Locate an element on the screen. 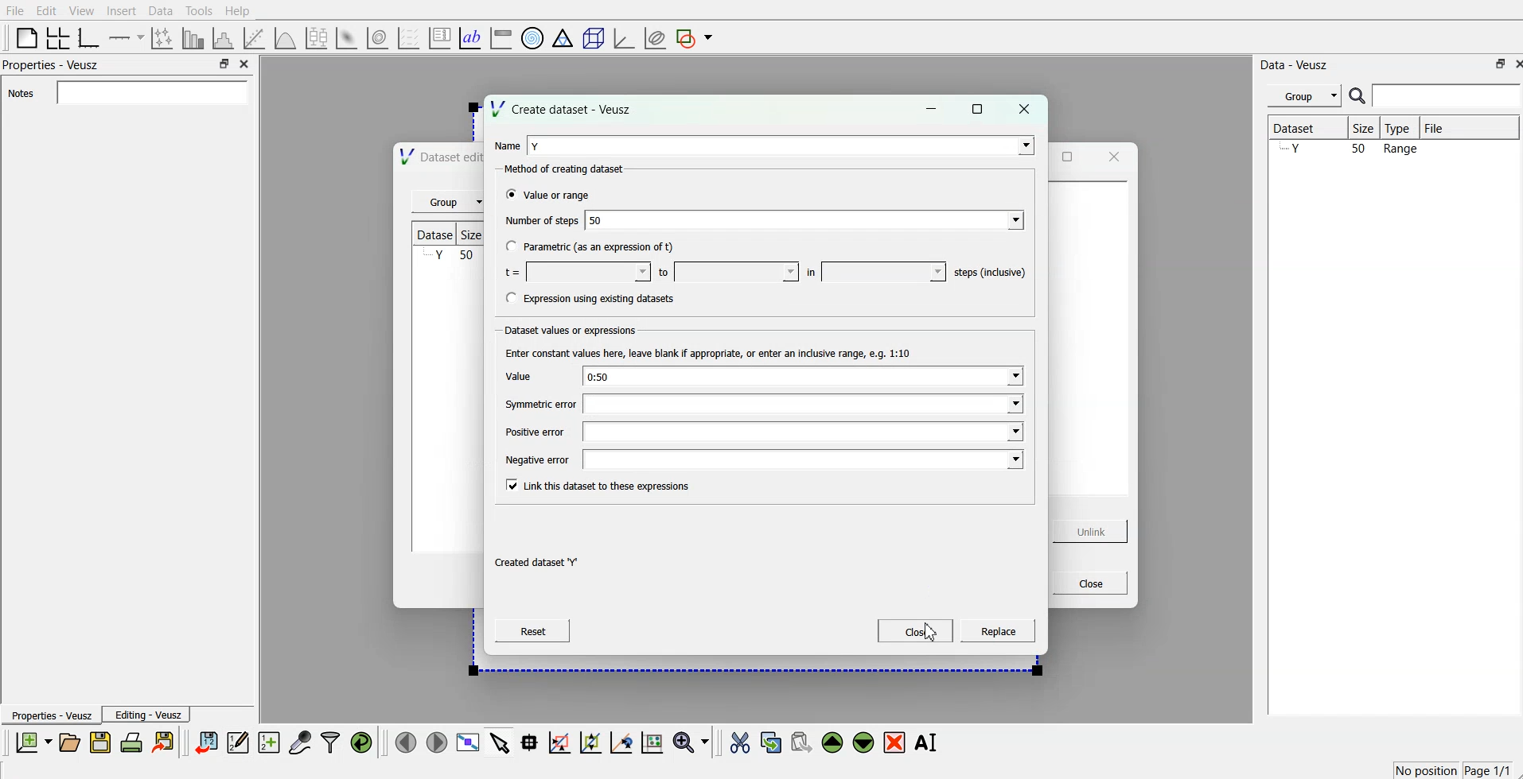 The height and width of the screenshot is (779, 1523). Help is located at coordinates (238, 12).